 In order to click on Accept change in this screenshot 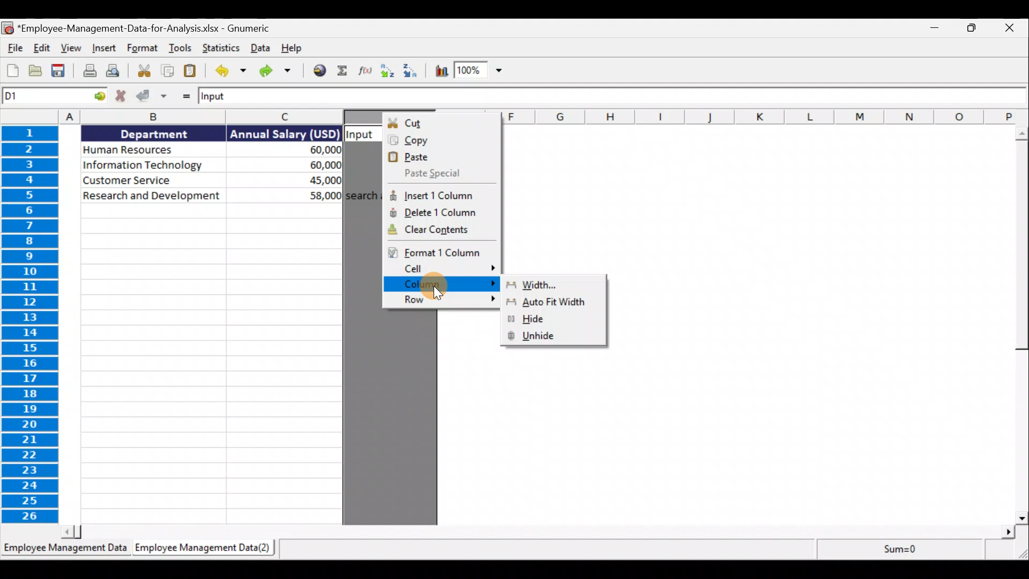, I will do `click(153, 95)`.